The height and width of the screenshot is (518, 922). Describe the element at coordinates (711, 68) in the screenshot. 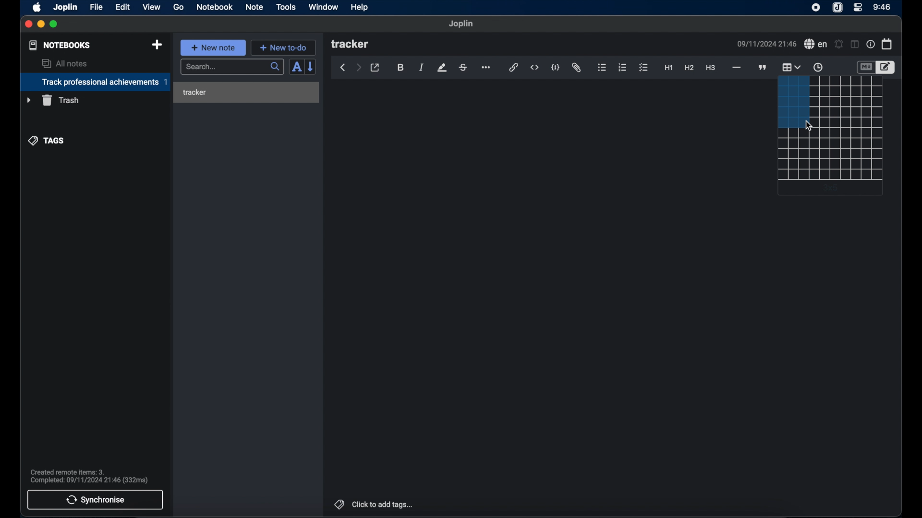

I see `heading 3` at that location.